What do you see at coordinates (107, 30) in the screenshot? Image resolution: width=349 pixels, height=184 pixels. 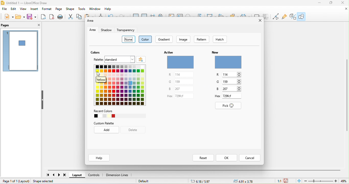 I see `shadow` at bounding box center [107, 30].